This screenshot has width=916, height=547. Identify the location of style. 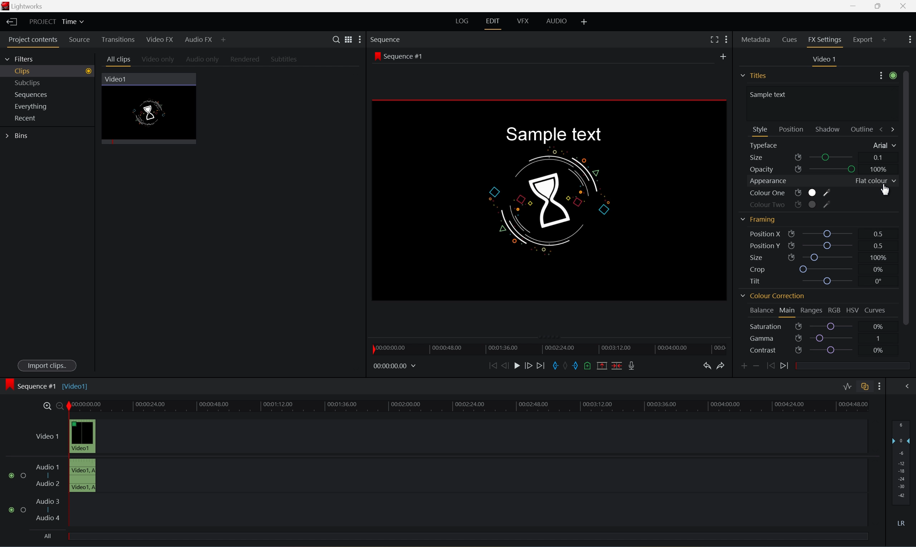
(760, 129).